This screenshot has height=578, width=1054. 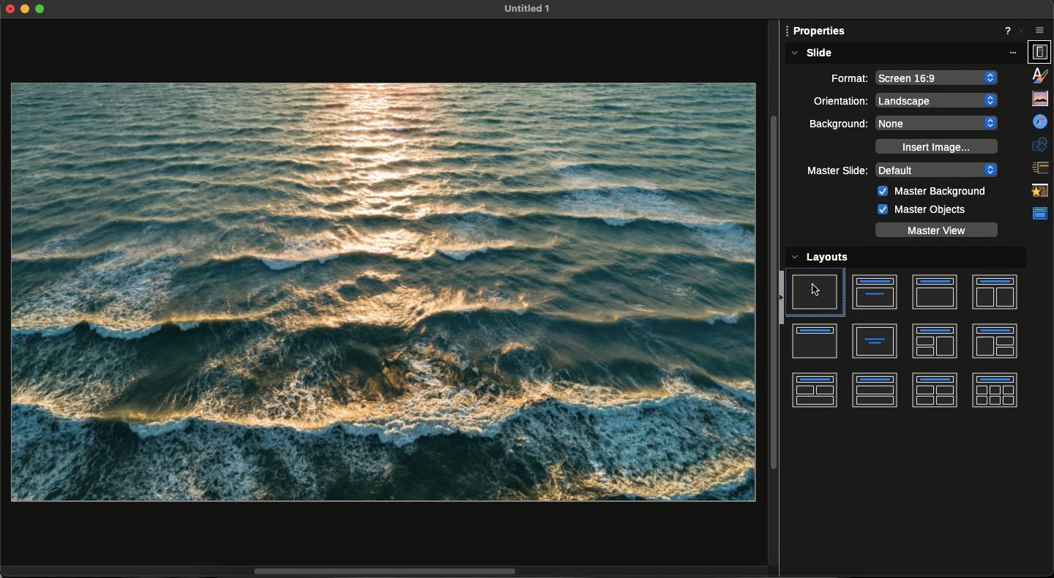 I want to click on Master objects, so click(x=921, y=210).